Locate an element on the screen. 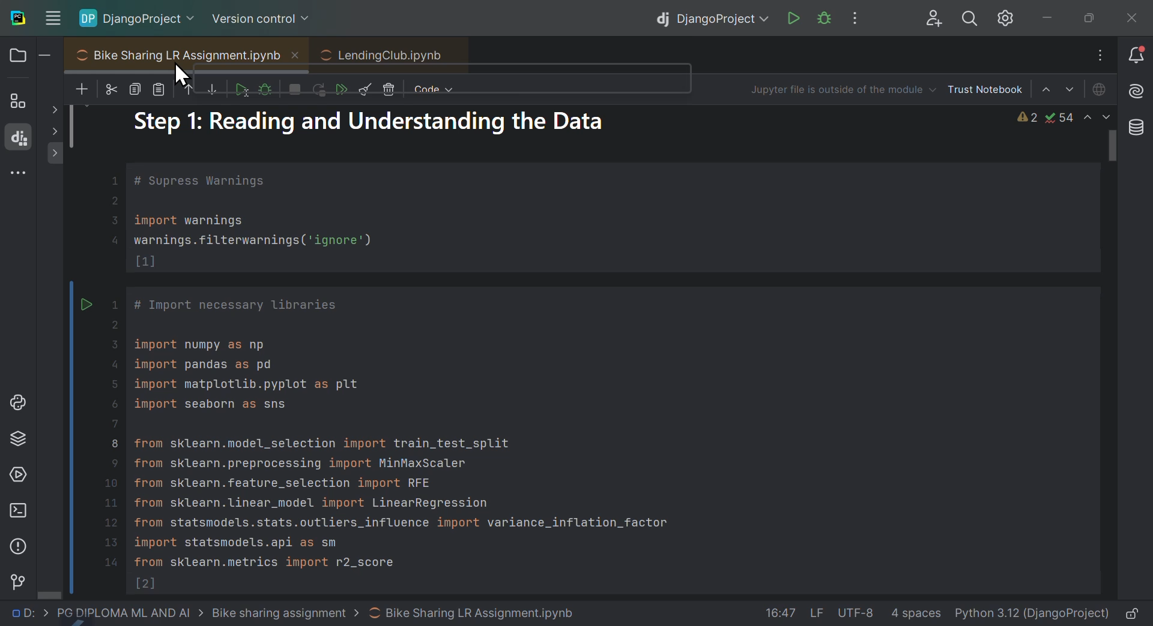 This screenshot has width=1153, height=626. New files is located at coordinates (81, 89).